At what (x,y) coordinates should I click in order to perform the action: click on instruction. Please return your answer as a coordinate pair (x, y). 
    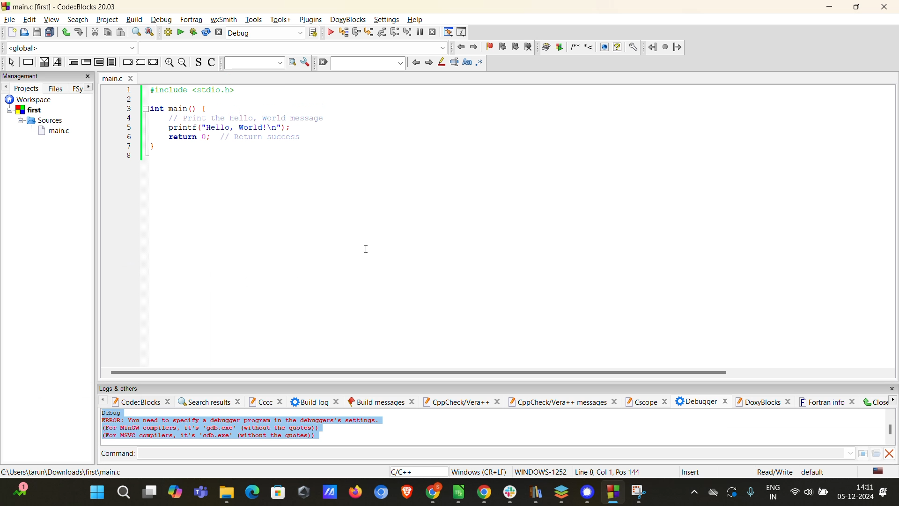
    Looking at the image, I should click on (27, 63).